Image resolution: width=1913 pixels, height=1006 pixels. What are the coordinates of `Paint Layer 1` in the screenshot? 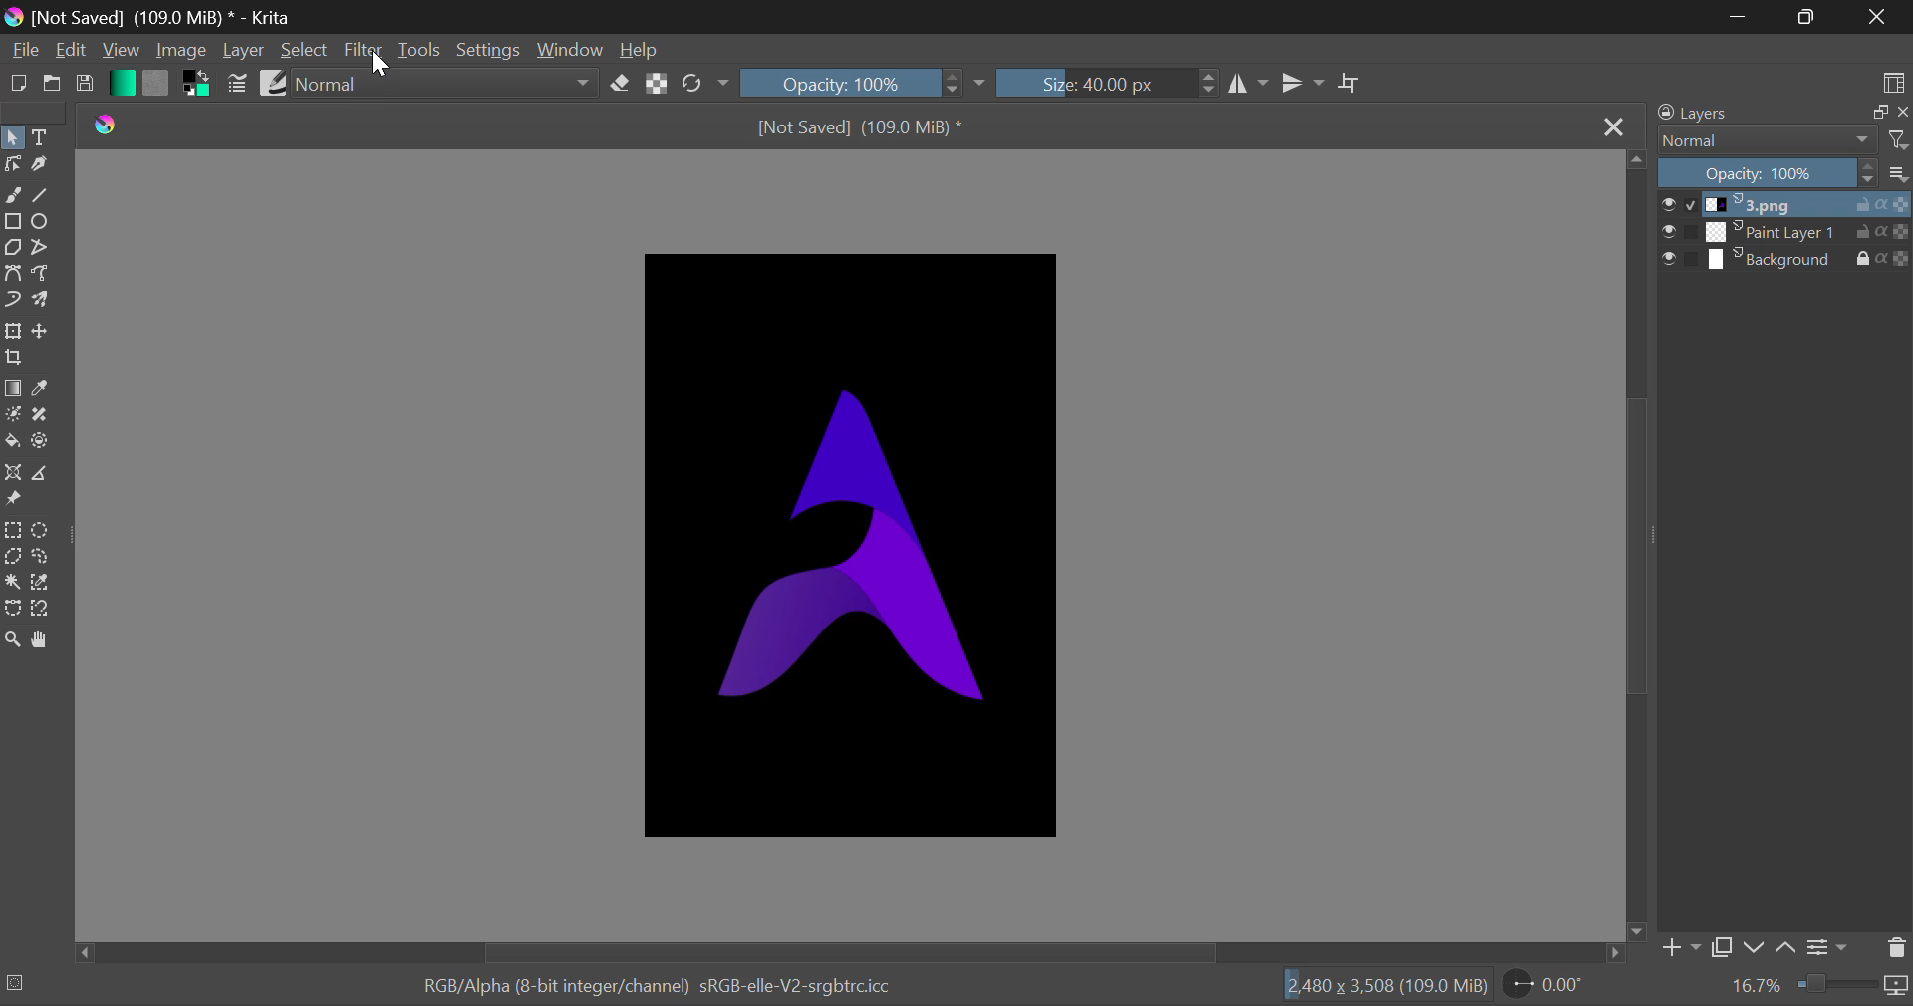 It's located at (1787, 232).